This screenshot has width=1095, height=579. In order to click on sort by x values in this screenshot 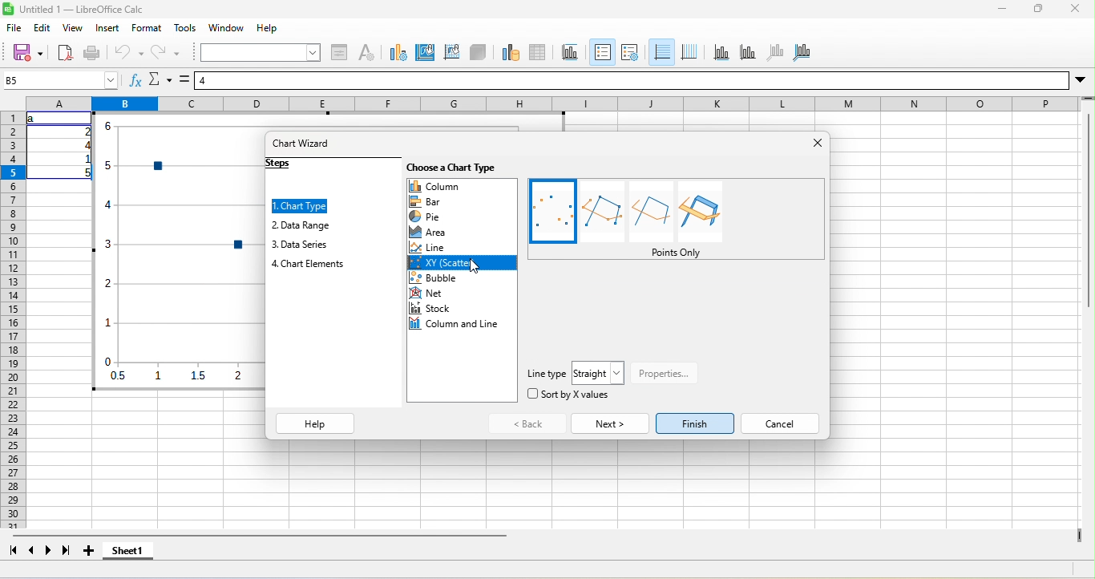, I will do `click(568, 394)`.